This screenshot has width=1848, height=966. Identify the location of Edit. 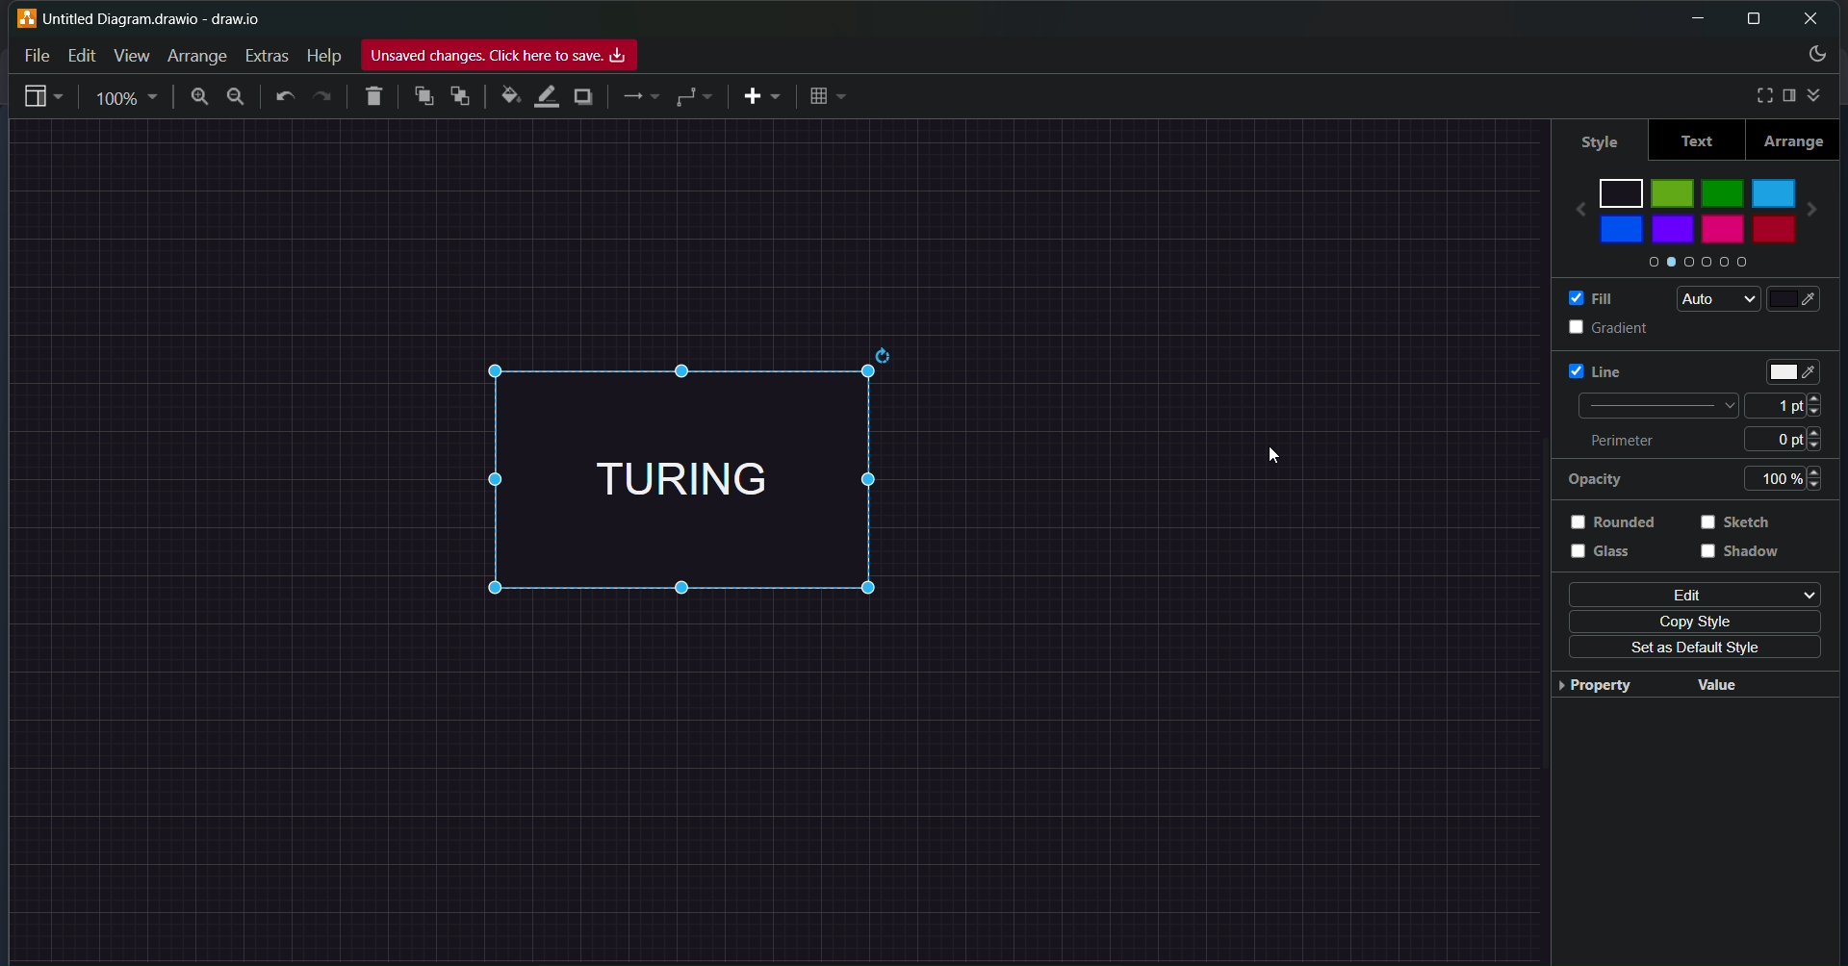
(77, 55).